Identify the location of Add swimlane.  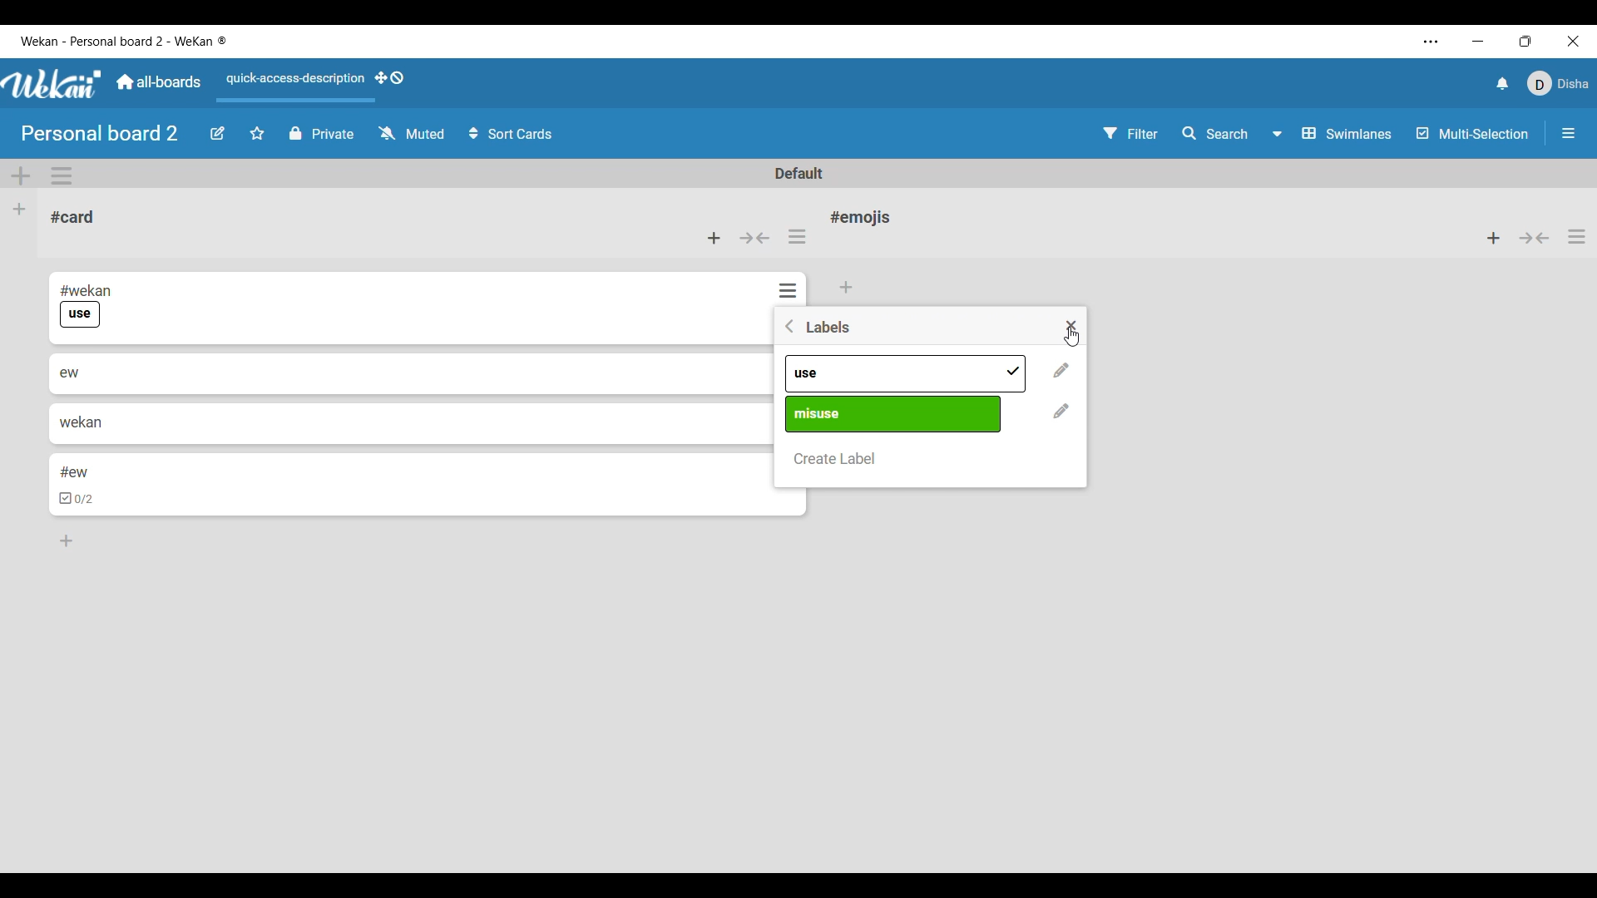
(21, 176).